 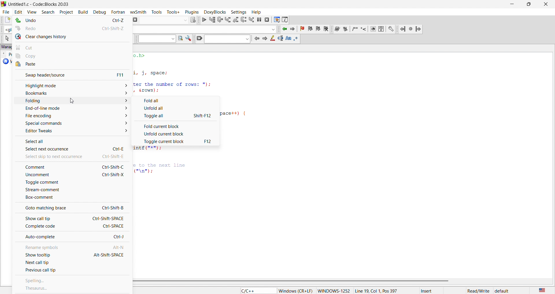 I want to click on clear bookmart, so click(x=327, y=29).